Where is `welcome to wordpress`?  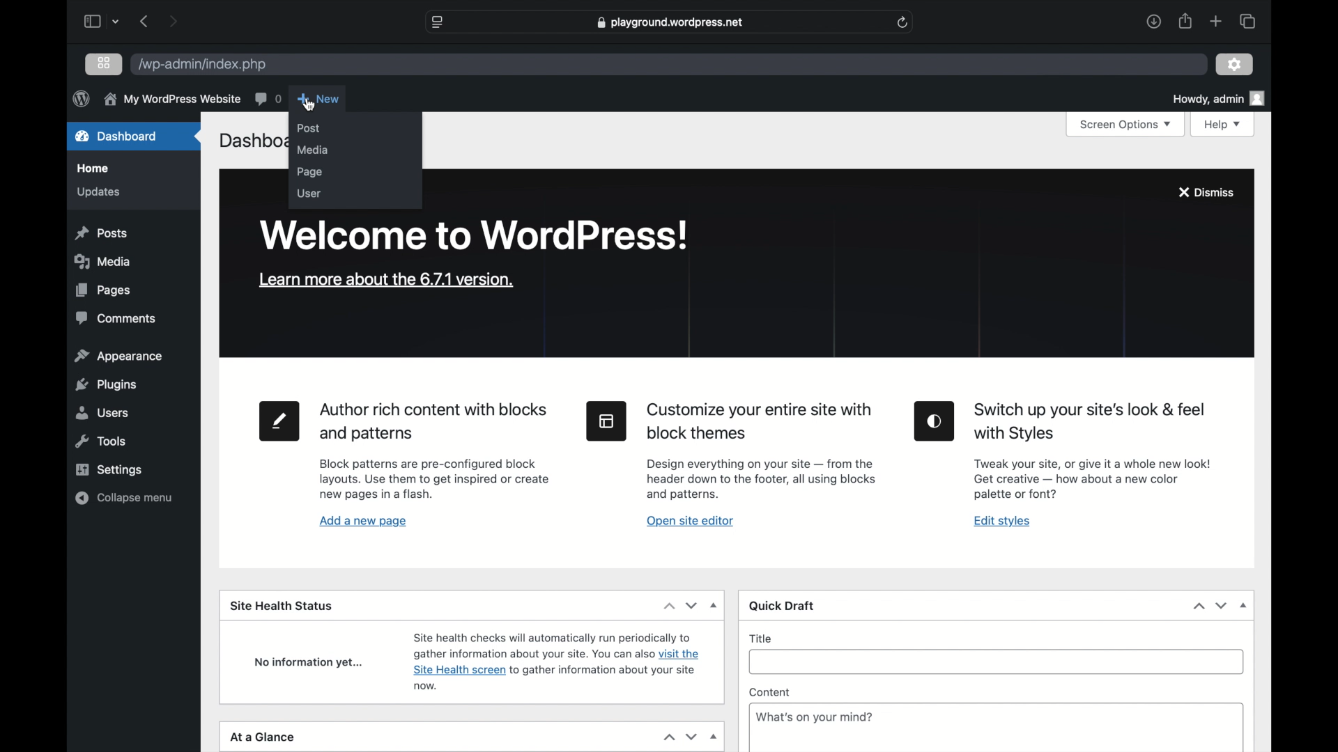
welcome to wordpress is located at coordinates (477, 235).